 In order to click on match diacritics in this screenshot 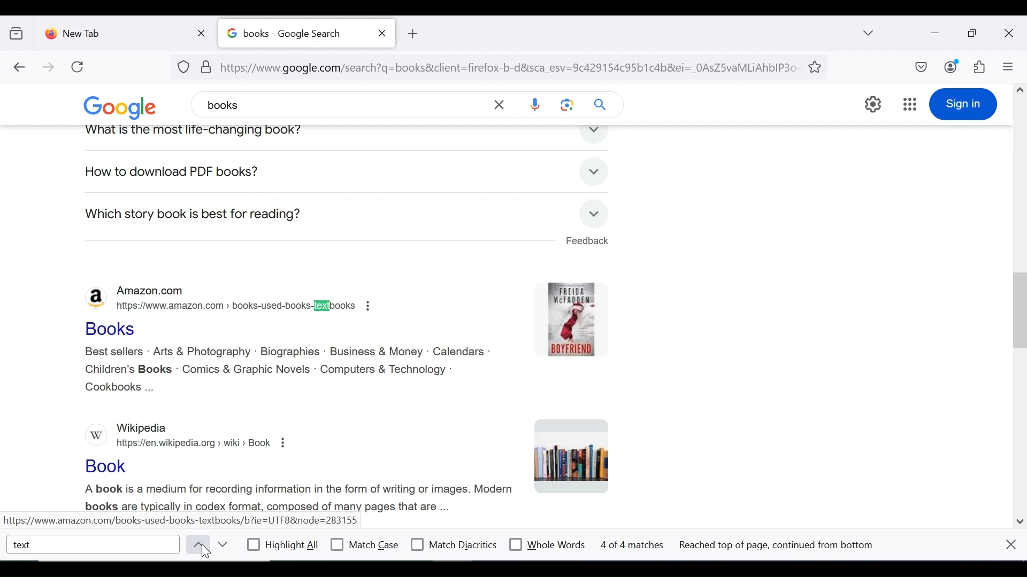, I will do `click(454, 545)`.